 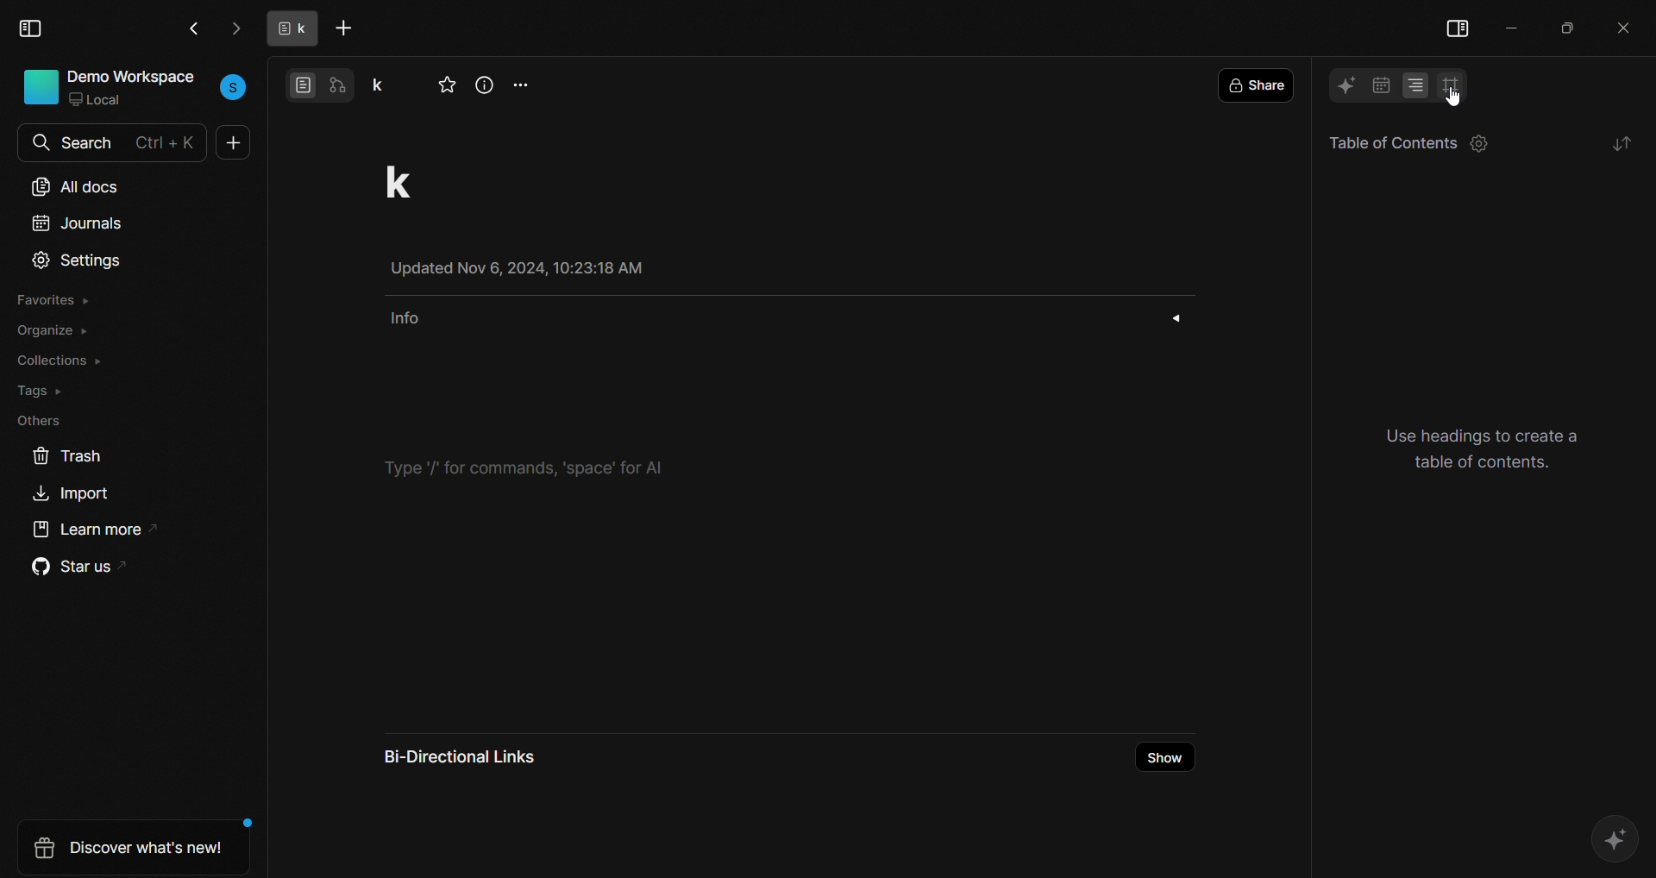 What do you see at coordinates (1416, 83) in the screenshot?
I see `table of contents` at bounding box center [1416, 83].